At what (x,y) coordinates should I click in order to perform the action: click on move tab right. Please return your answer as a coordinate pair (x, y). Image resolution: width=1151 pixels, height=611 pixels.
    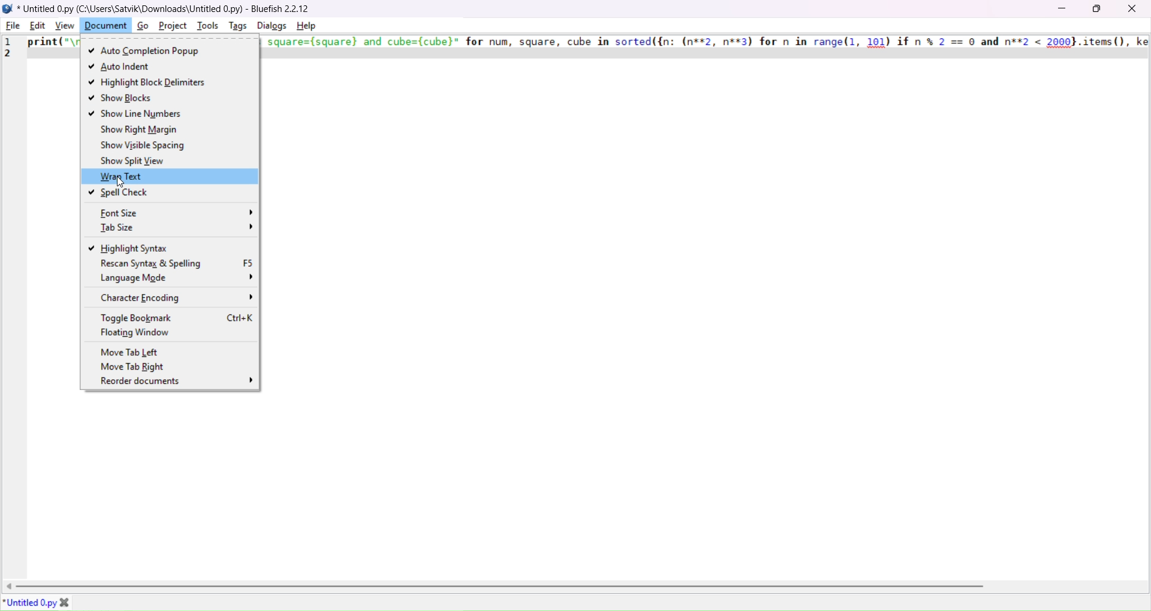
    Looking at the image, I should click on (135, 367).